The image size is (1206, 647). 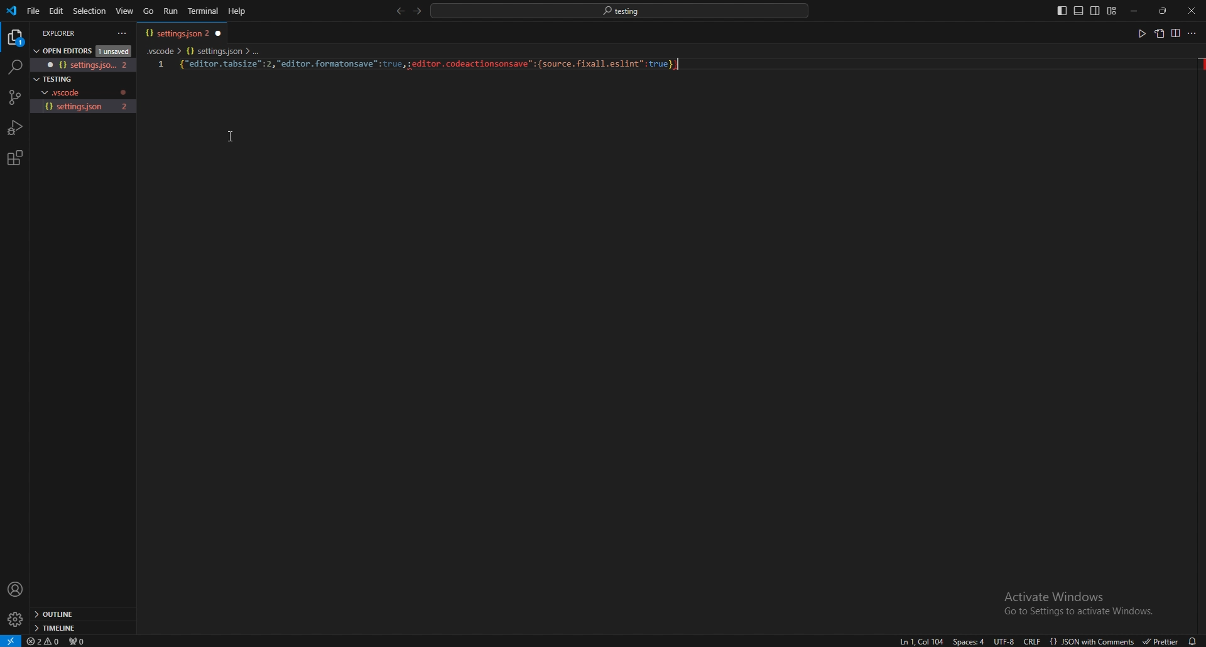 I want to click on explorer, so click(x=14, y=38).